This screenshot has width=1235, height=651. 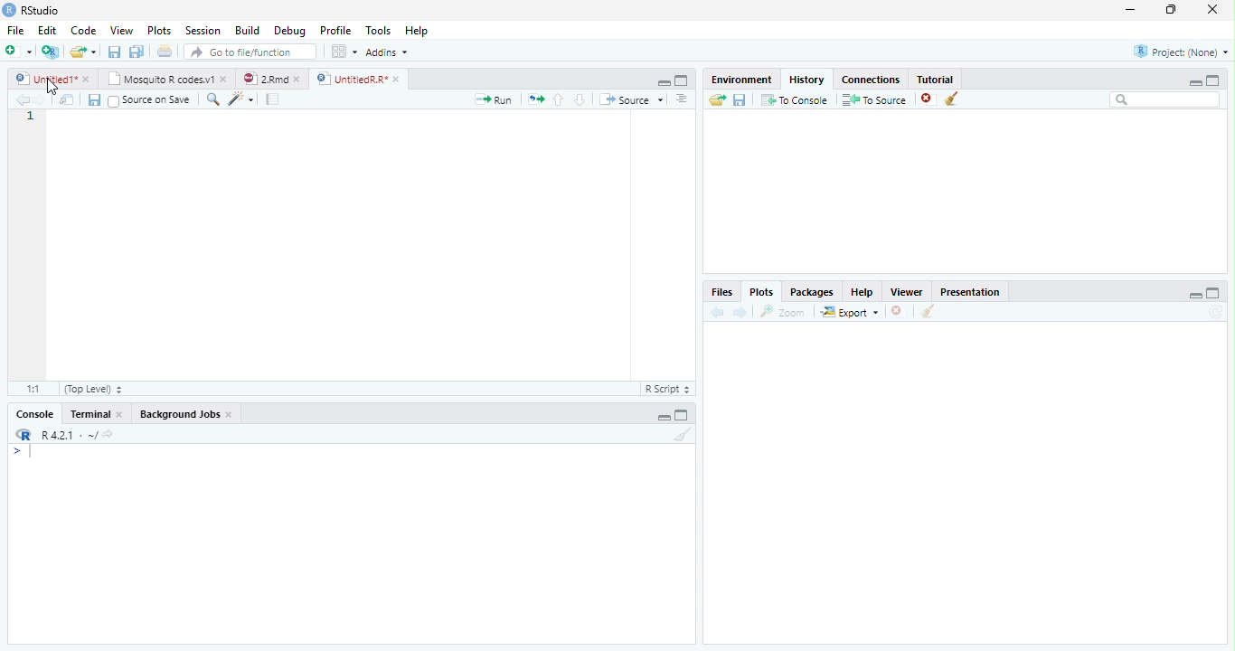 What do you see at coordinates (850, 312) in the screenshot?
I see `Export` at bounding box center [850, 312].